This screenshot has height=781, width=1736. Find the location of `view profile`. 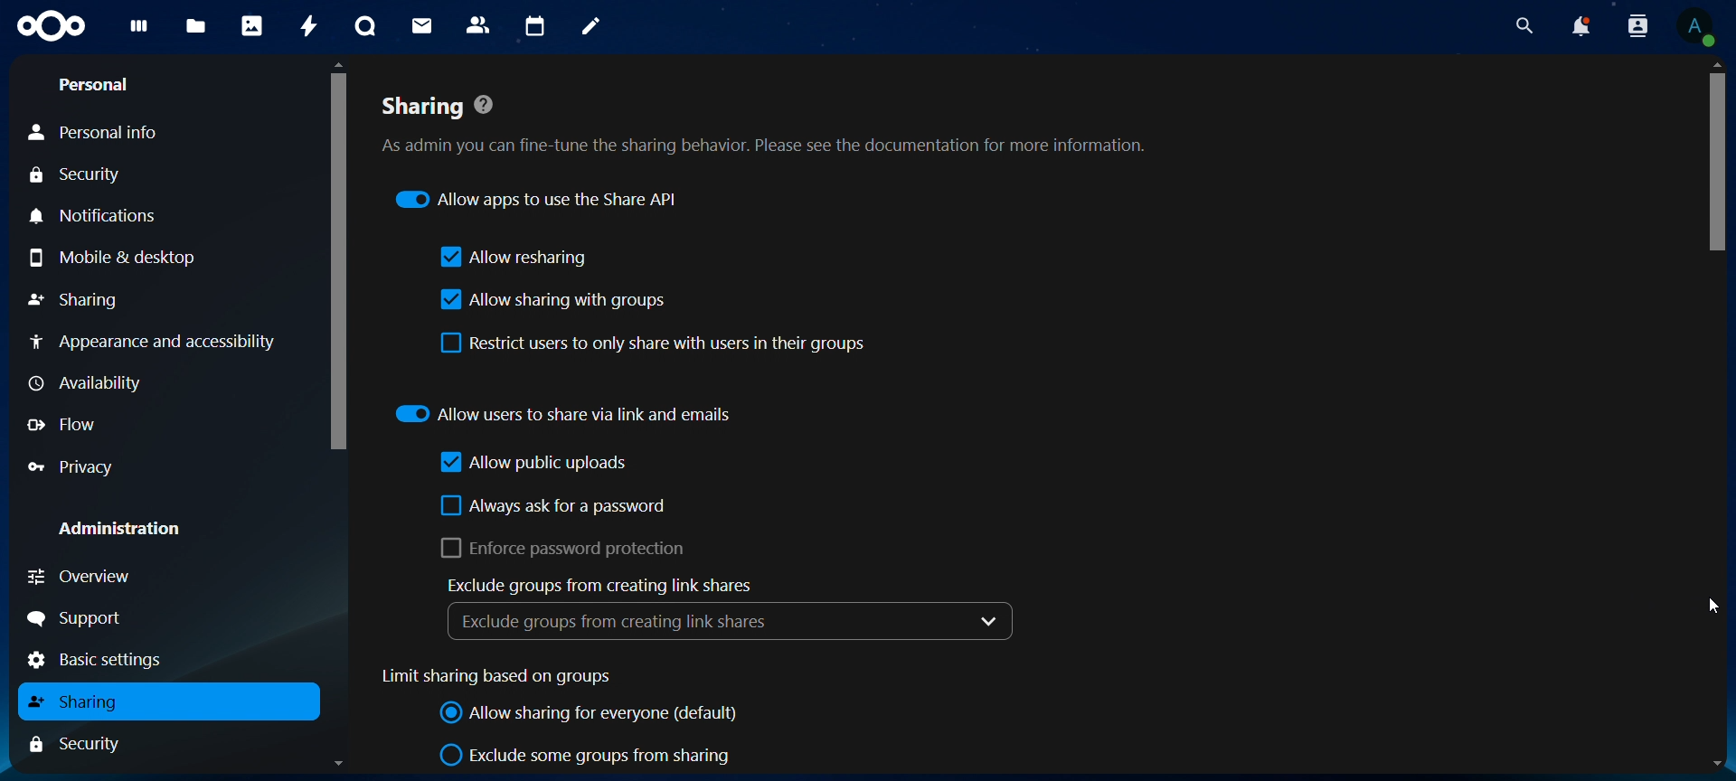

view profile is located at coordinates (1697, 30).